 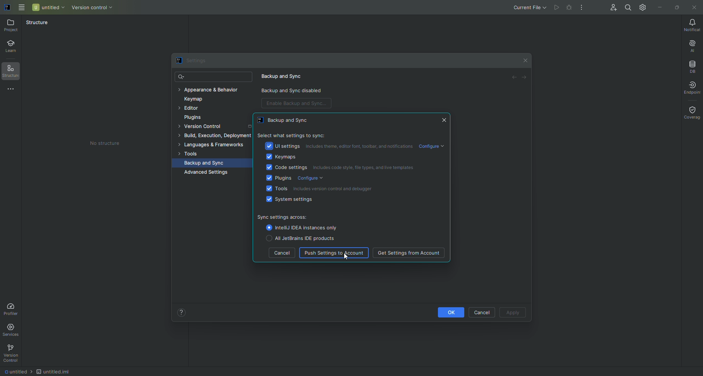 What do you see at coordinates (346, 256) in the screenshot?
I see `Cursor on Push Settings to Account` at bounding box center [346, 256].